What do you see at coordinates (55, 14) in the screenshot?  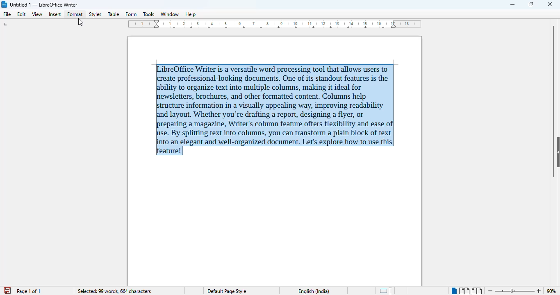 I see `insert` at bounding box center [55, 14].